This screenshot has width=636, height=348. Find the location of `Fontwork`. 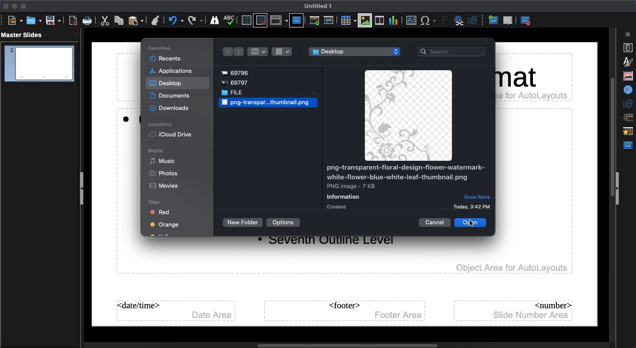

Fontwork is located at coordinates (445, 22).